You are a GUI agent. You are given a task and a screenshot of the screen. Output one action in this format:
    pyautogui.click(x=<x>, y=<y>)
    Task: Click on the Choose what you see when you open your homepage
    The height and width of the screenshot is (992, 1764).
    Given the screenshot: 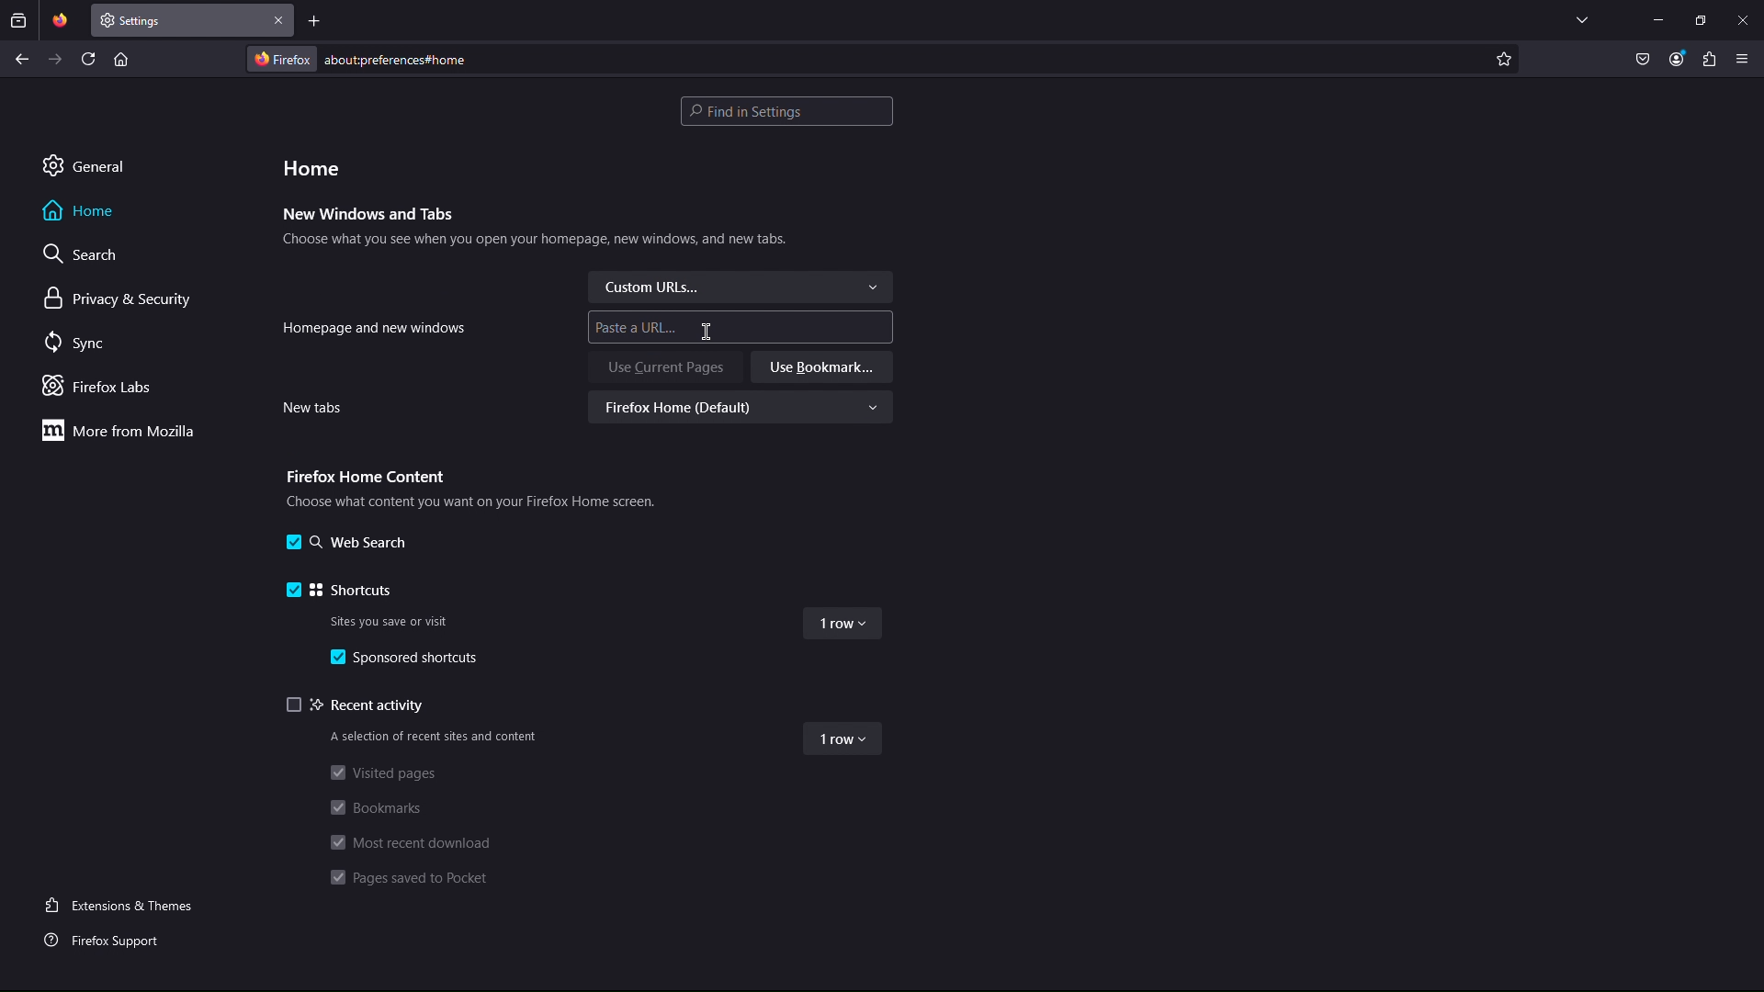 What is the action you would take?
    pyautogui.click(x=535, y=242)
    